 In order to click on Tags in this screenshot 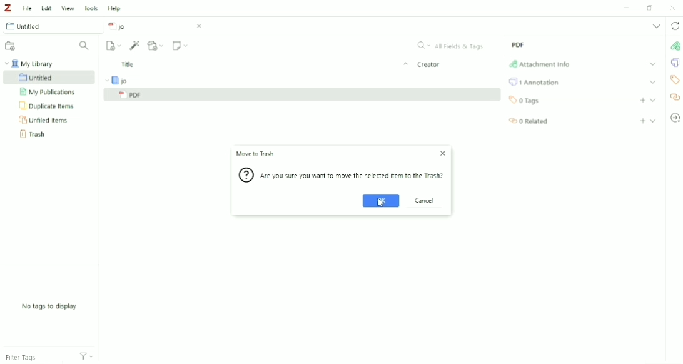, I will do `click(524, 101)`.